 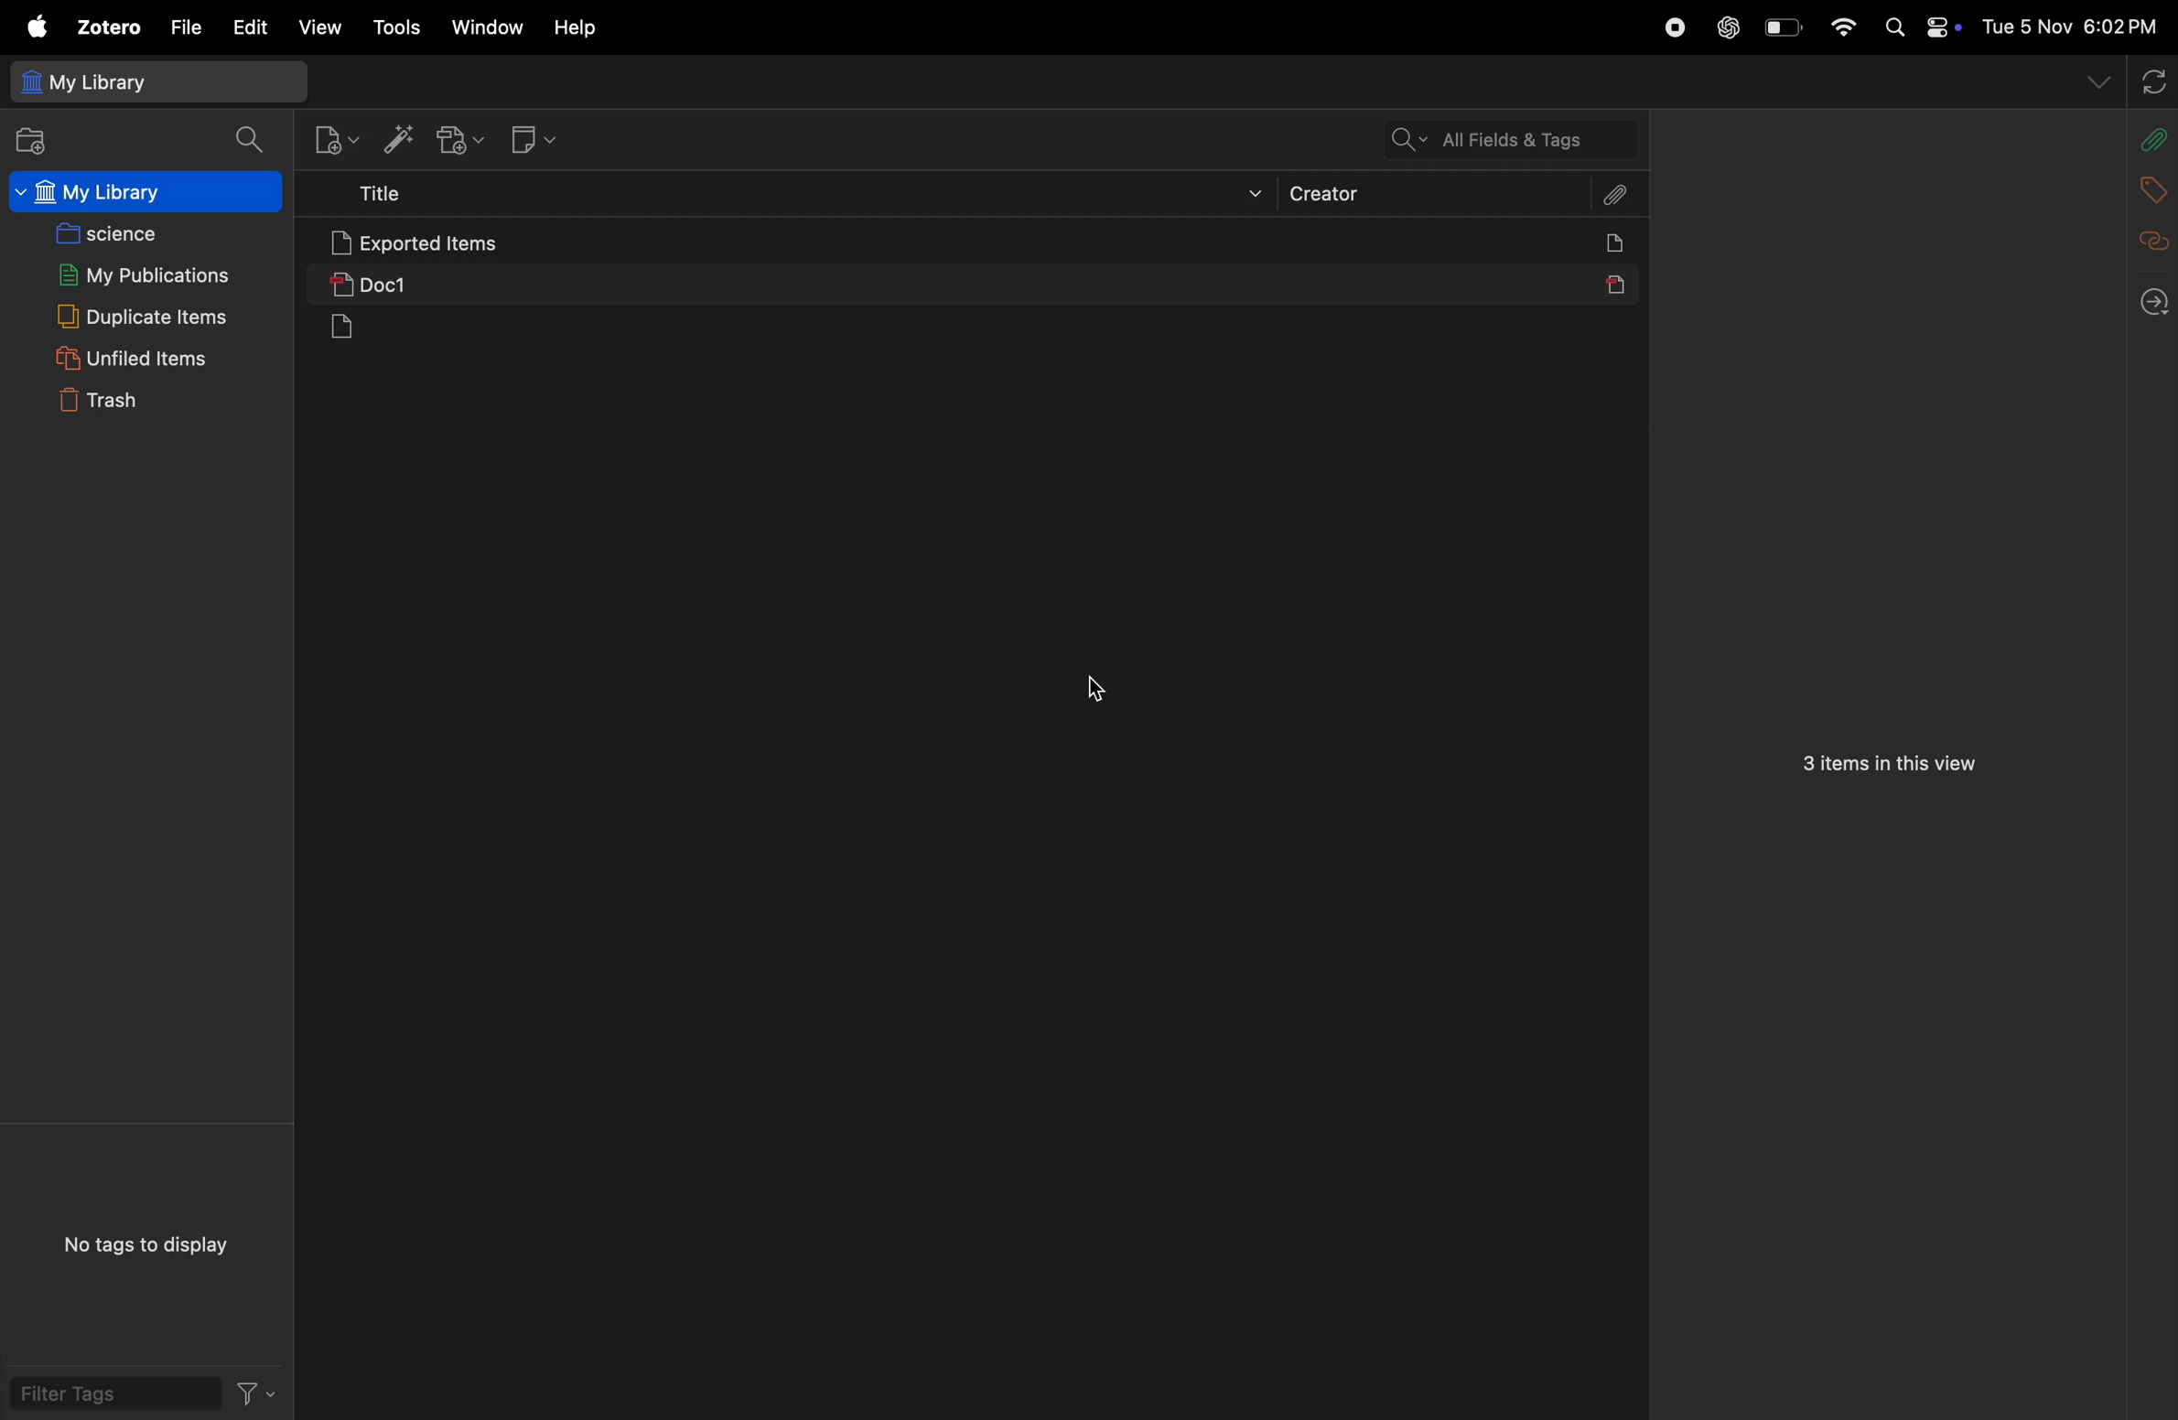 What do you see at coordinates (2155, 81) in the screenshot?
I see `sync` at bounding box center [2155, 81].